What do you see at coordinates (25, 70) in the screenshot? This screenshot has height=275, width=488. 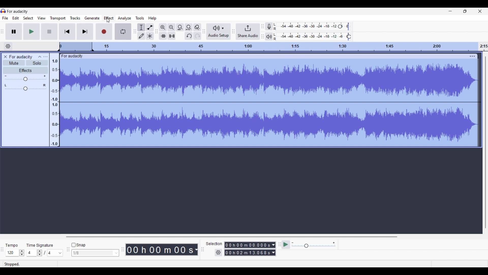 I see `Effects` at bounding box center [25, 70].